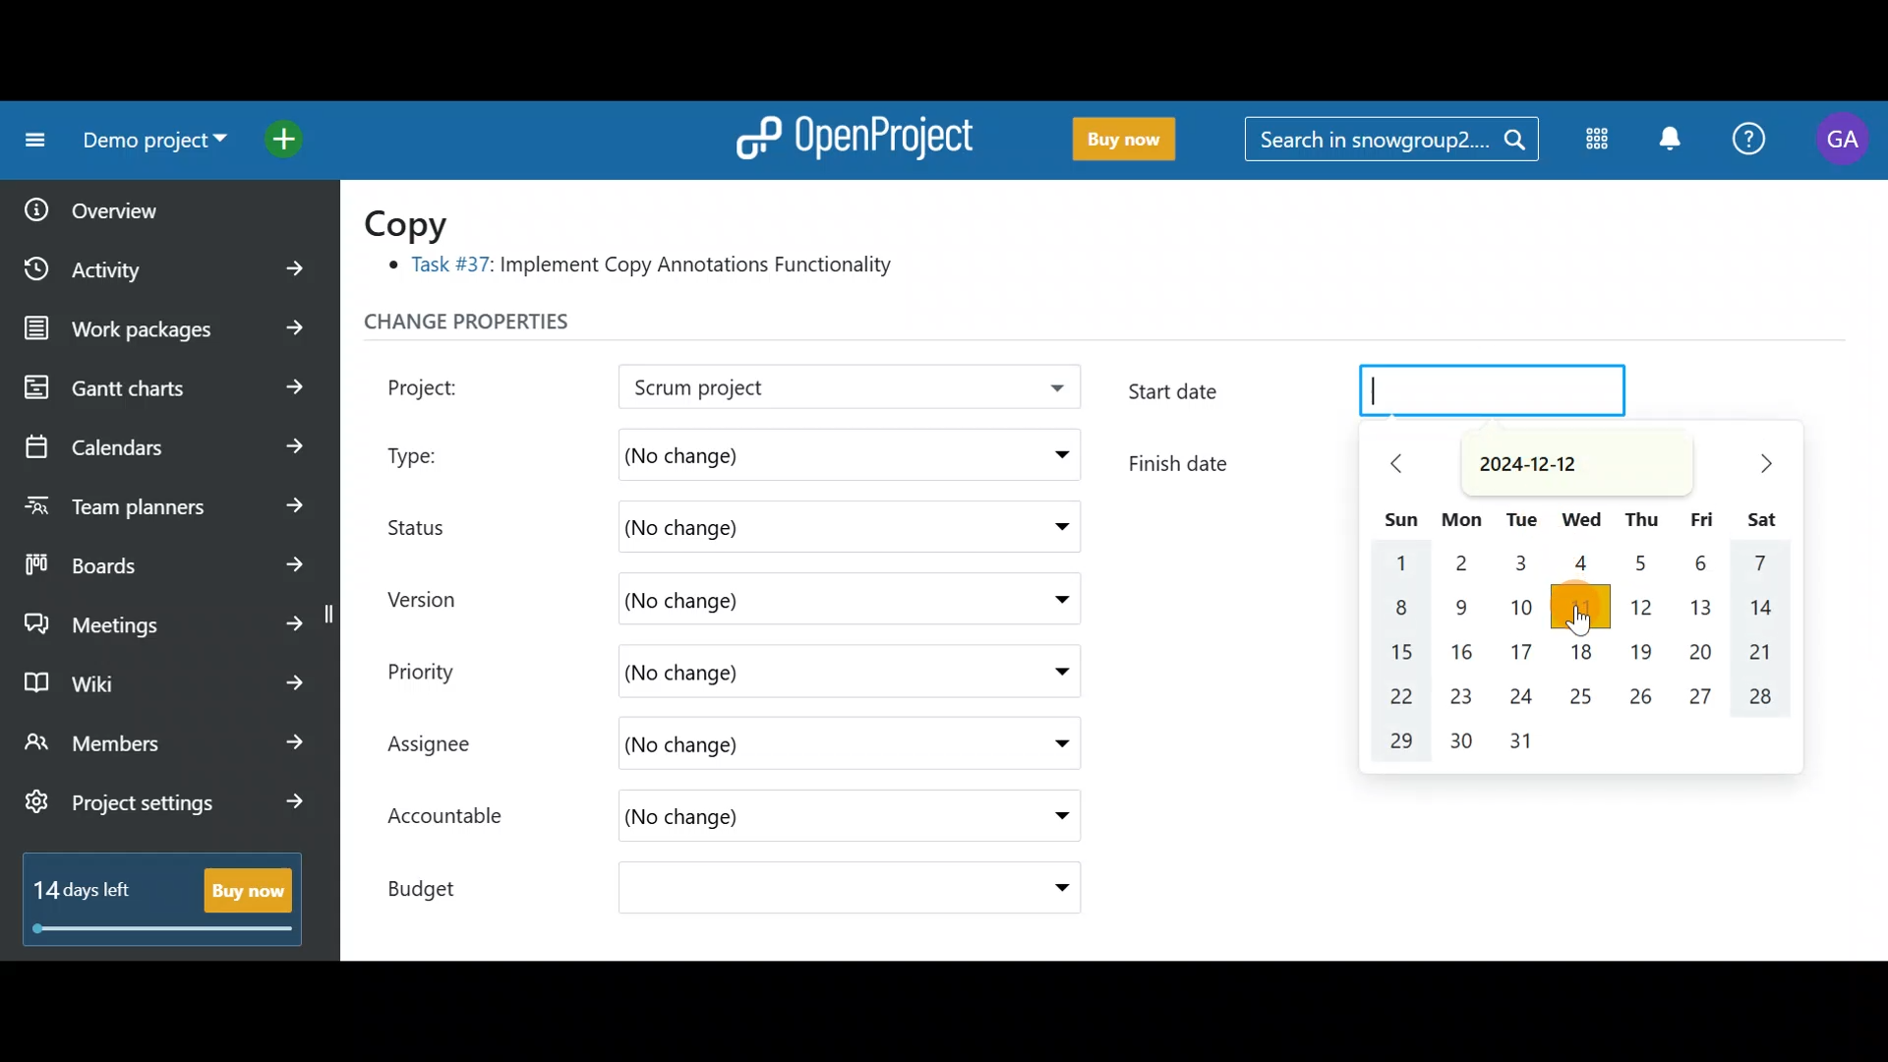 This screenshot has height=1062, width=1888. I want to click on Calendars, so click(163, 439).